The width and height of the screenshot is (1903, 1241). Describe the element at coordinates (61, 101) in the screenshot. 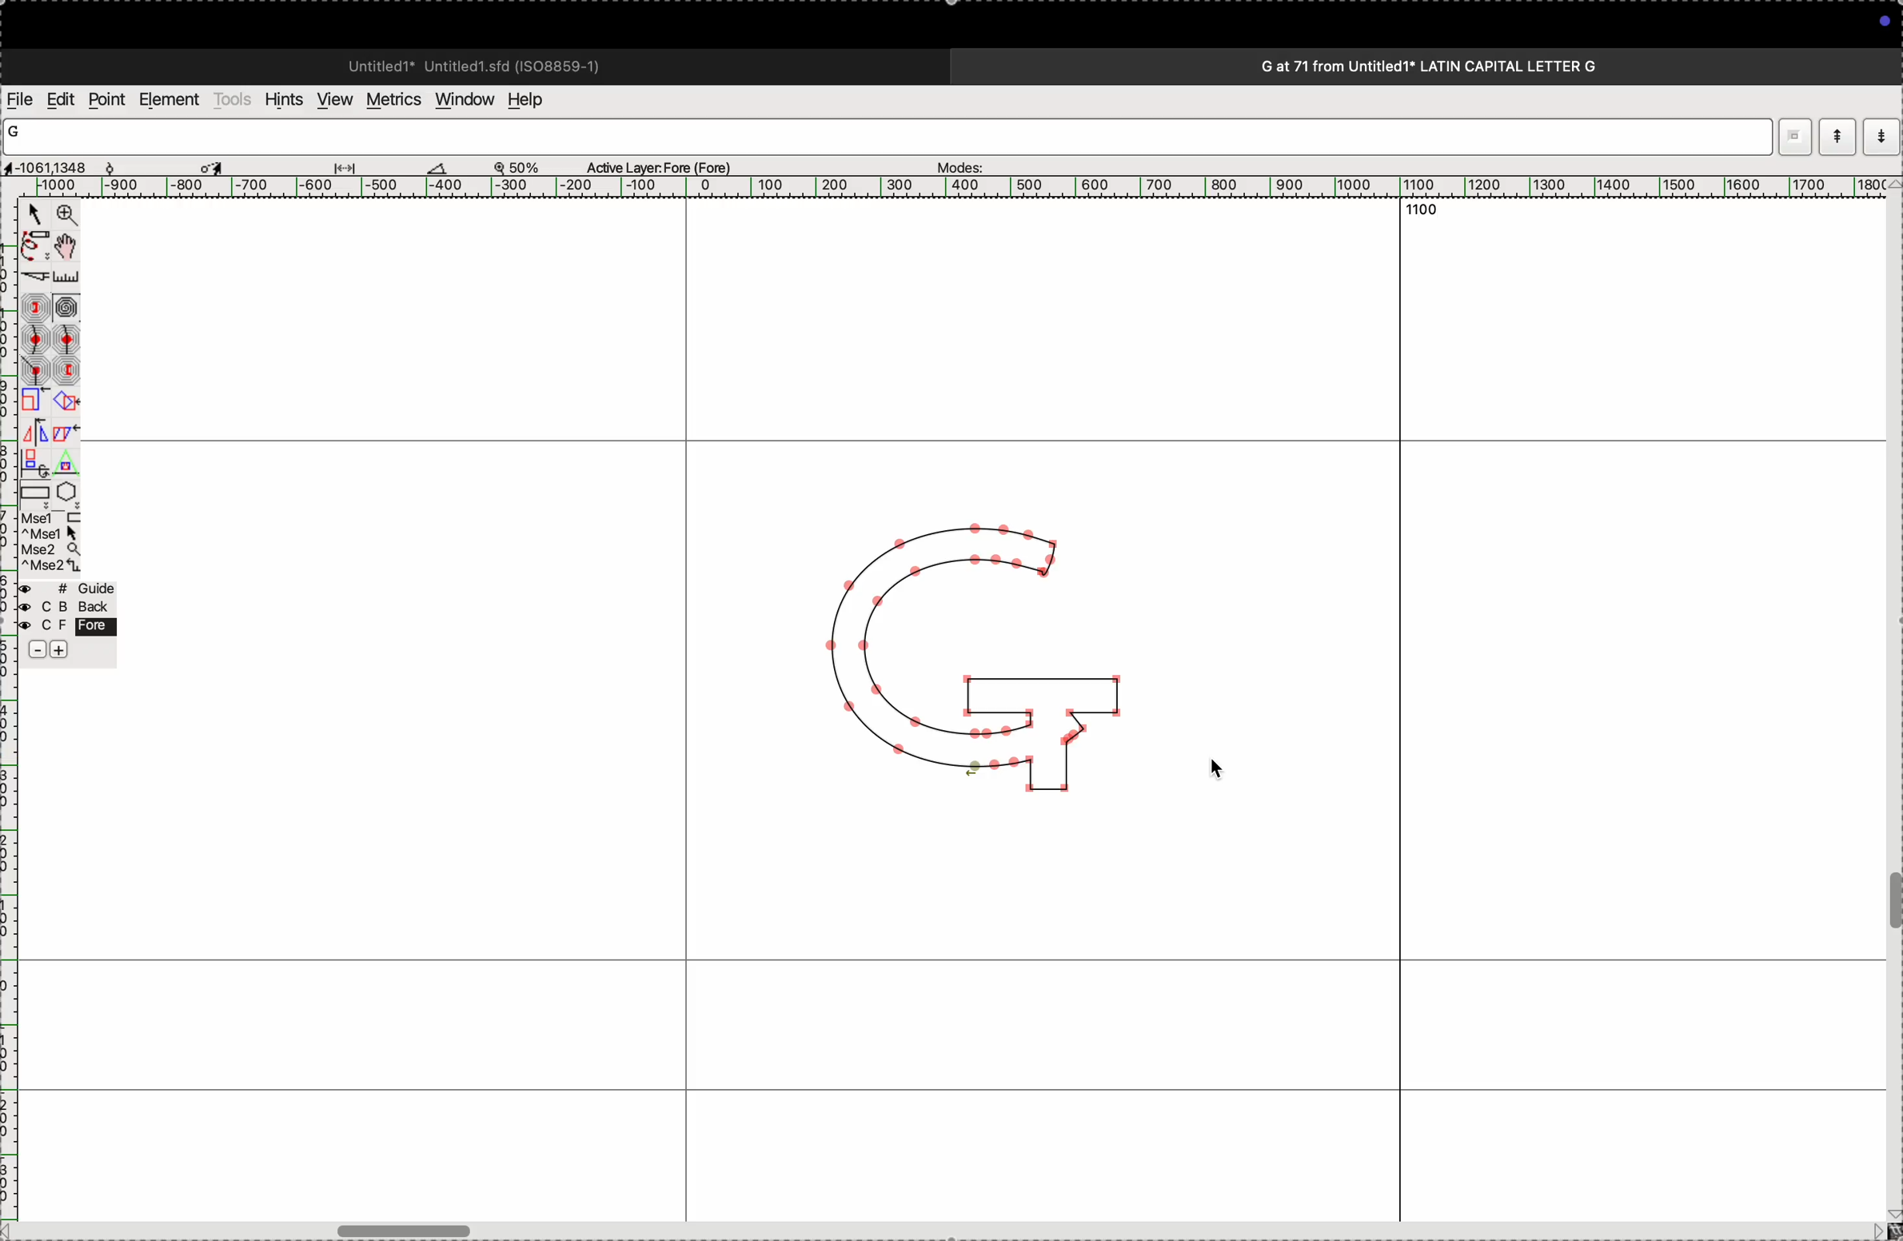

I see `edits` at that location.